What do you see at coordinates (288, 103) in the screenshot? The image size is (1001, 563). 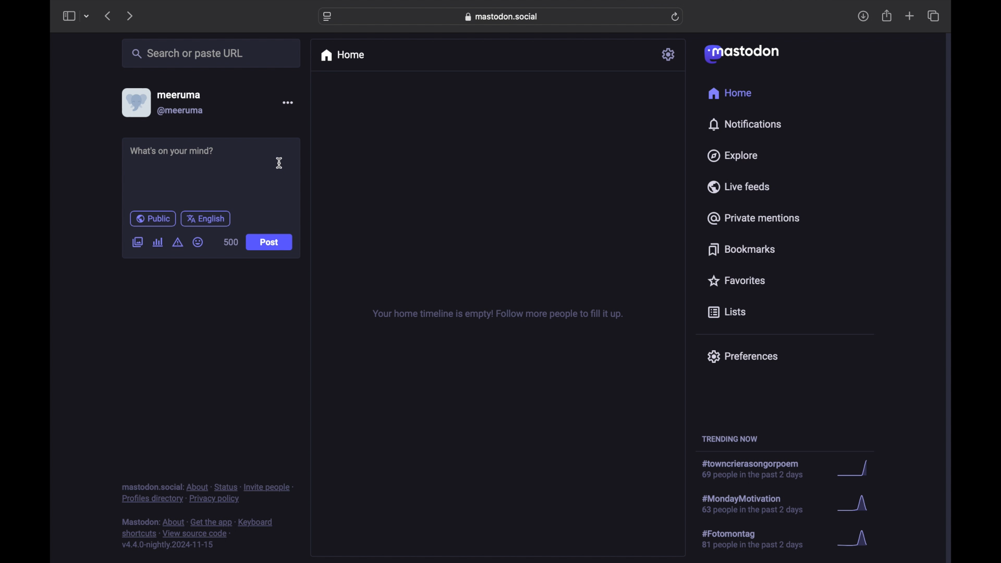 I see `more options` at bounding box center [288, 103].